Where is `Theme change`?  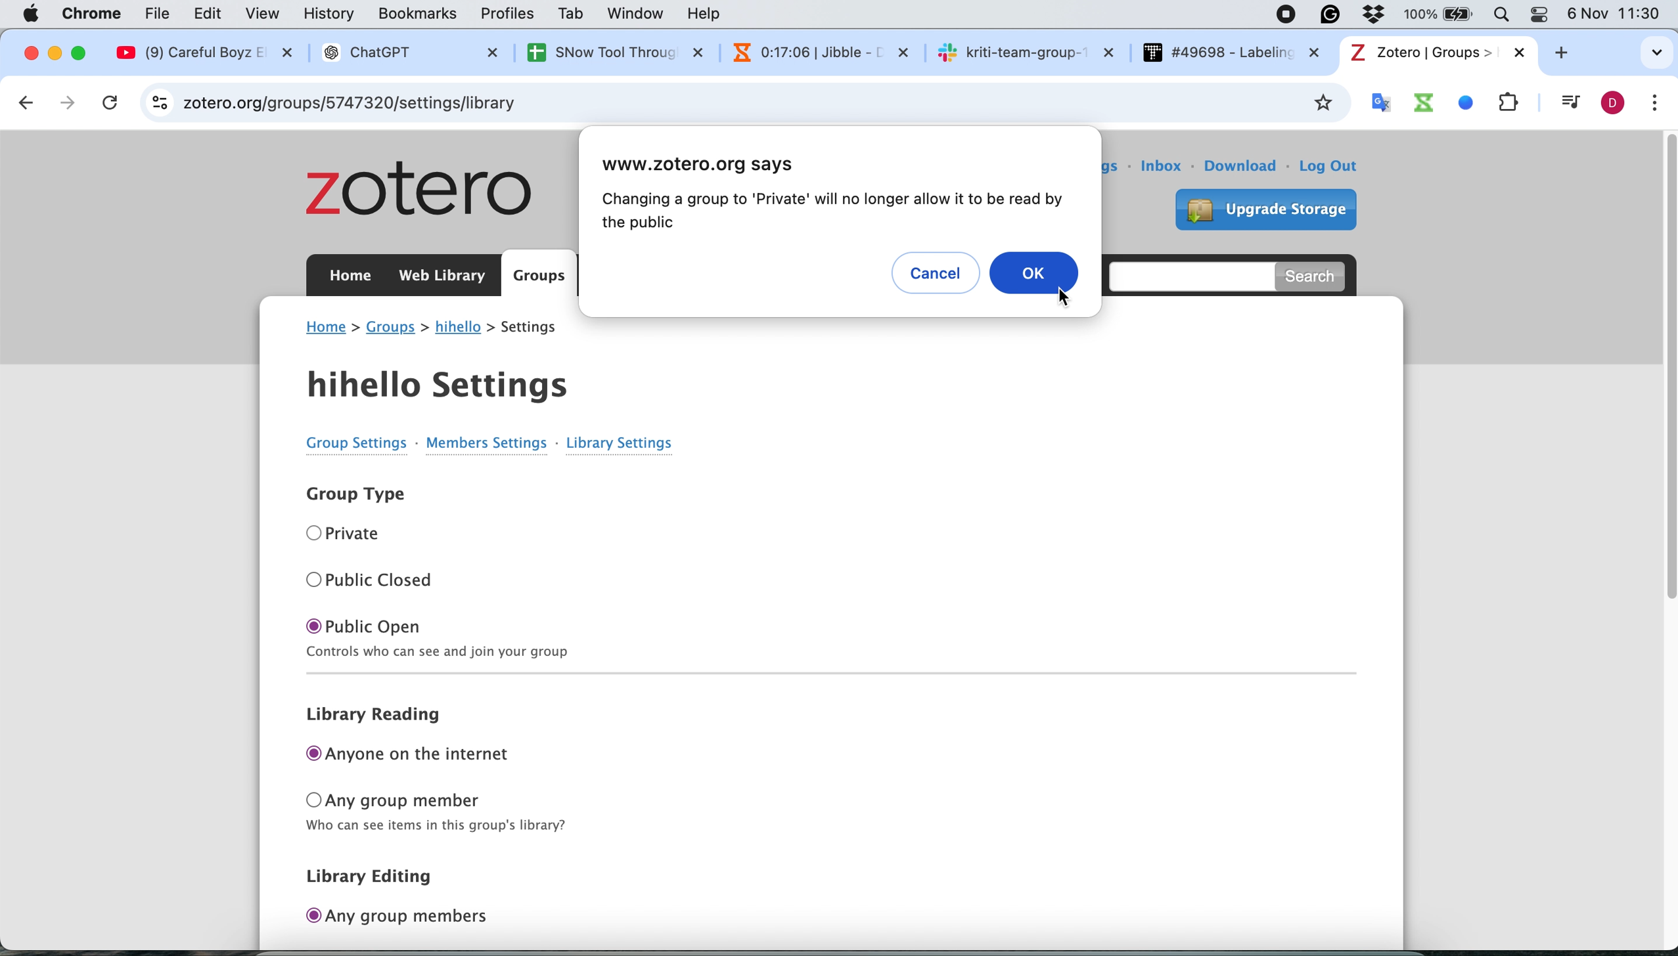
Theme change is located at coordinates (1537, 13).